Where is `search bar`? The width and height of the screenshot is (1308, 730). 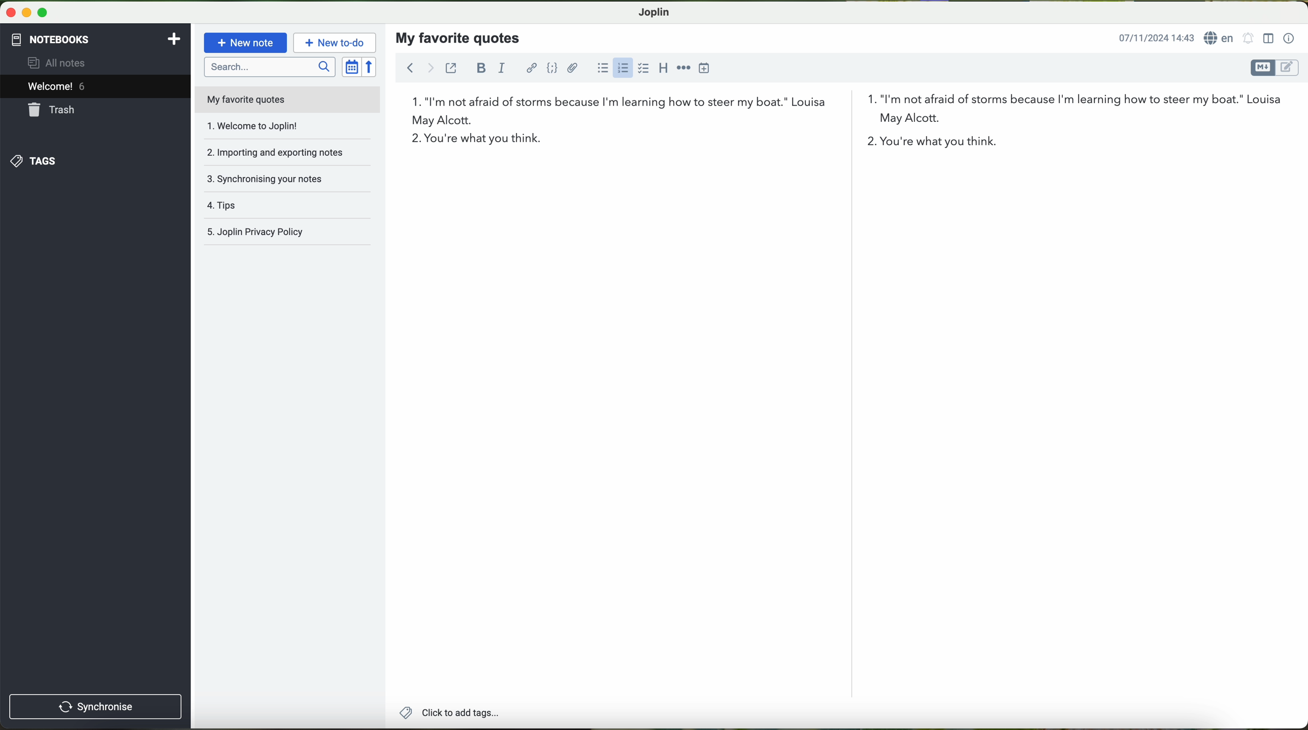
search bar is located at coordinates (268, 66).